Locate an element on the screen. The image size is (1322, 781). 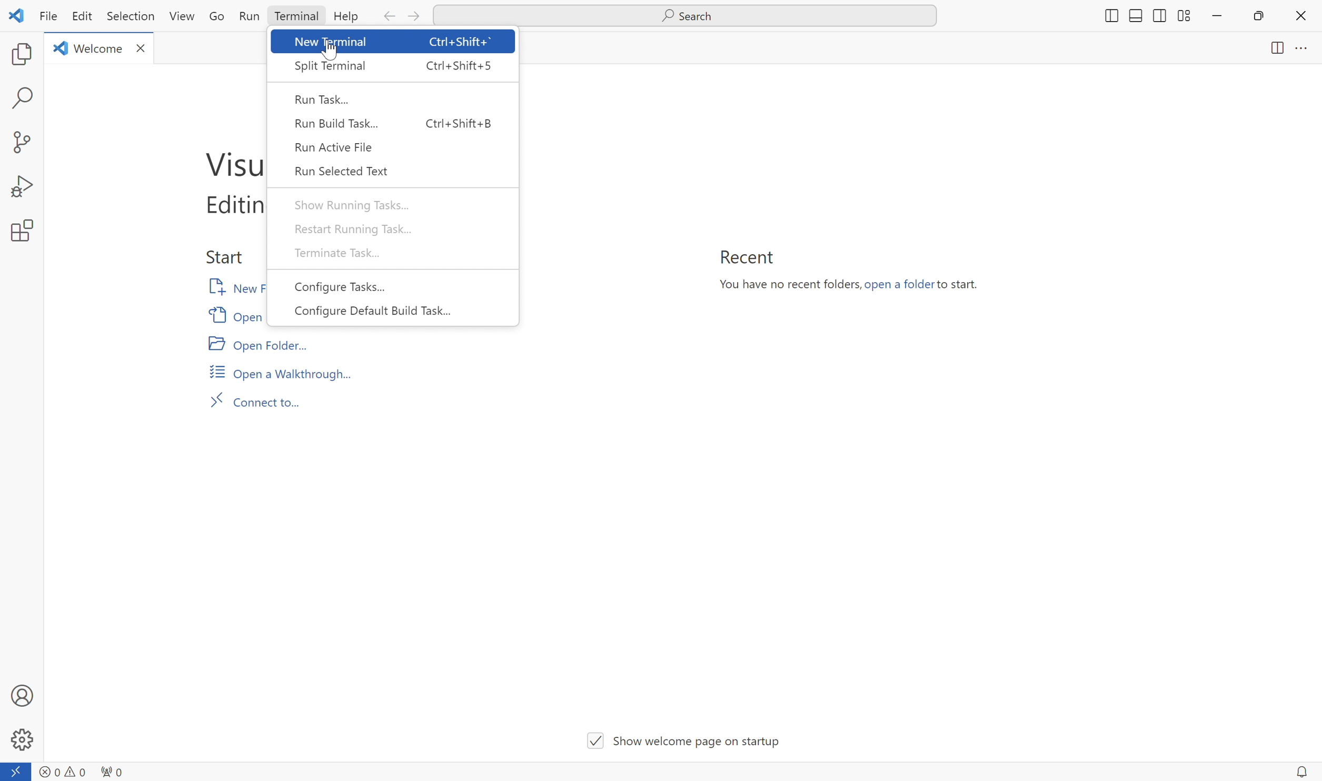
File is located at coordinates (45, 17).